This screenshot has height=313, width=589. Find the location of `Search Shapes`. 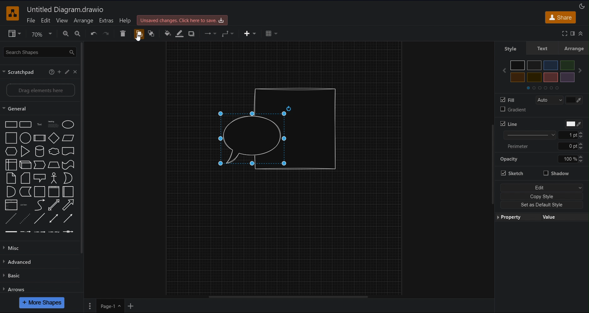

Search Shapes is located at coordinates (40, 52).